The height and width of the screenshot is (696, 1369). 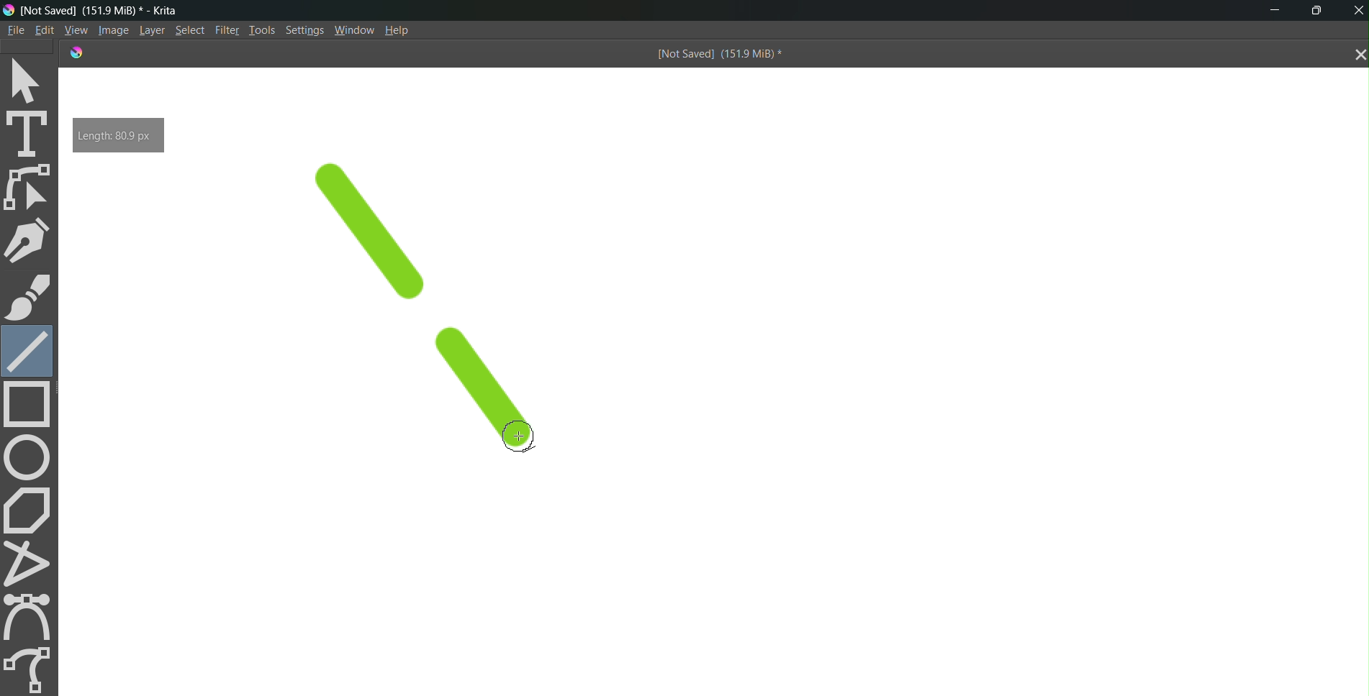 What do you see at coordinates (519, 434) in the screenshot?
I see `cursor` at bounding box center [519, 434].